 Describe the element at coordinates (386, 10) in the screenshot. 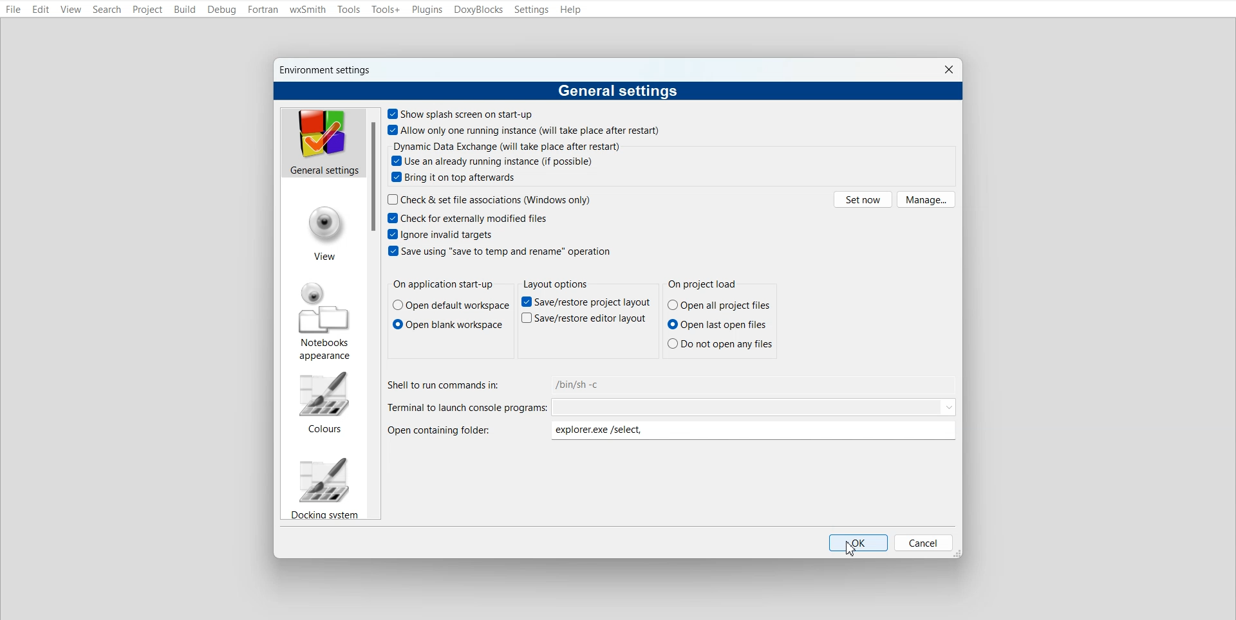

I see `Tools+` at that location.